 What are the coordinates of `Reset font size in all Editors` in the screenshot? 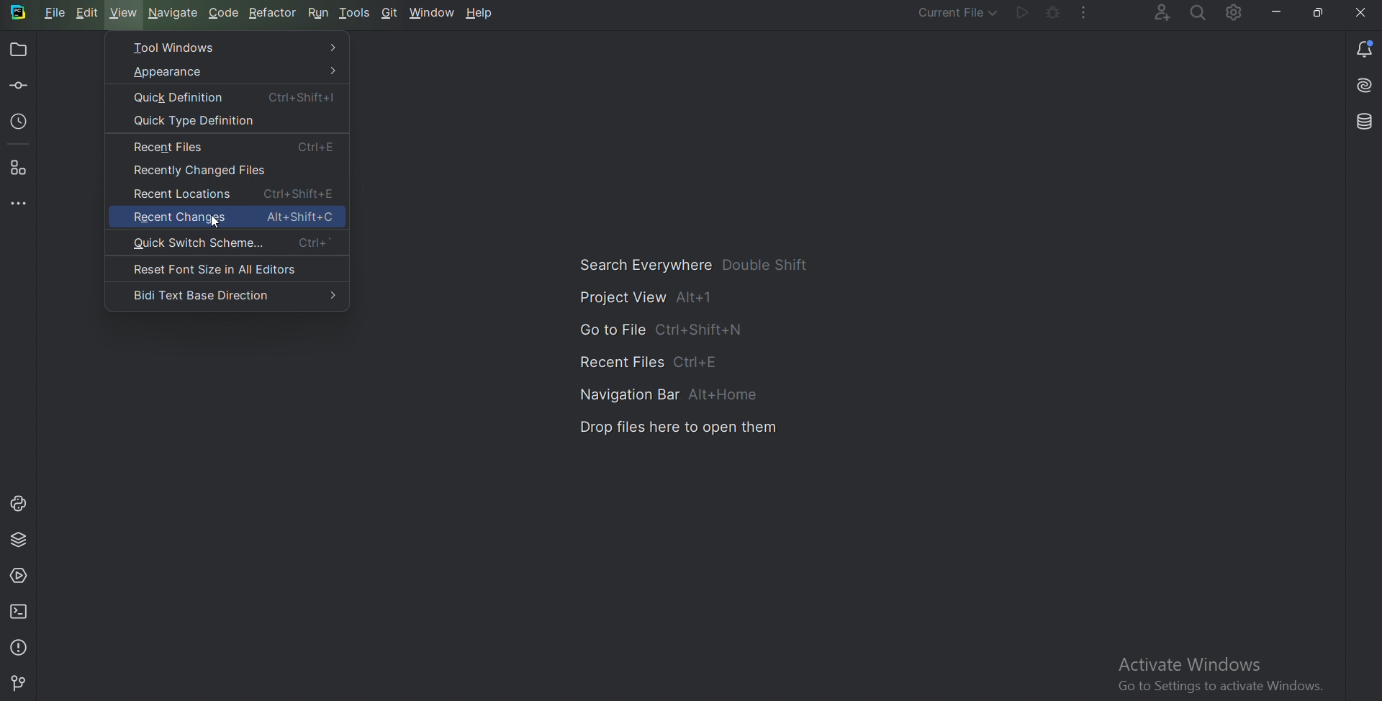 It's located at (227, 269).